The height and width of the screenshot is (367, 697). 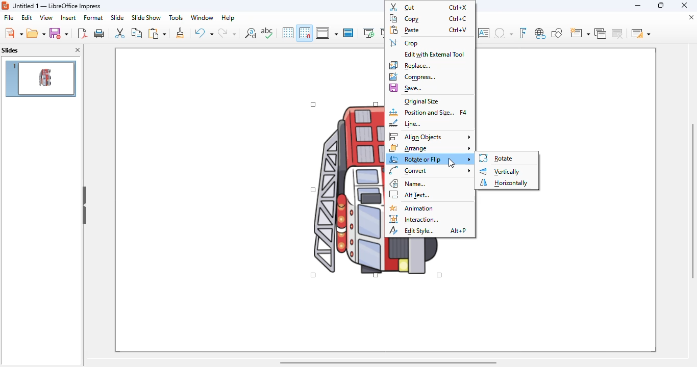 What do you see at coordinates (203, 17) in the screenshot?
I see `window` at bounding box center [203, 17].